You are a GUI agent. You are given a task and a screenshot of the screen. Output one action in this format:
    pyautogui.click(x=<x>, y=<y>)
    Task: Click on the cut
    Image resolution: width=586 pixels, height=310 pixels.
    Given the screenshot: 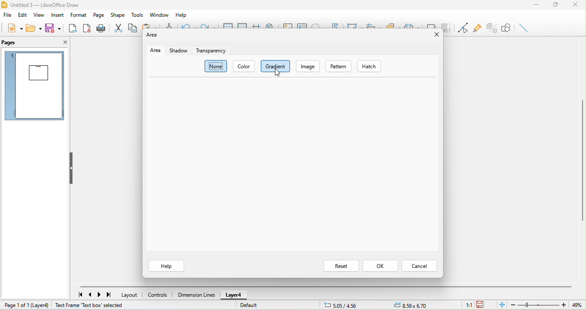 What is the action you would take?
    pyautogui.click(x=119, y=28)
    